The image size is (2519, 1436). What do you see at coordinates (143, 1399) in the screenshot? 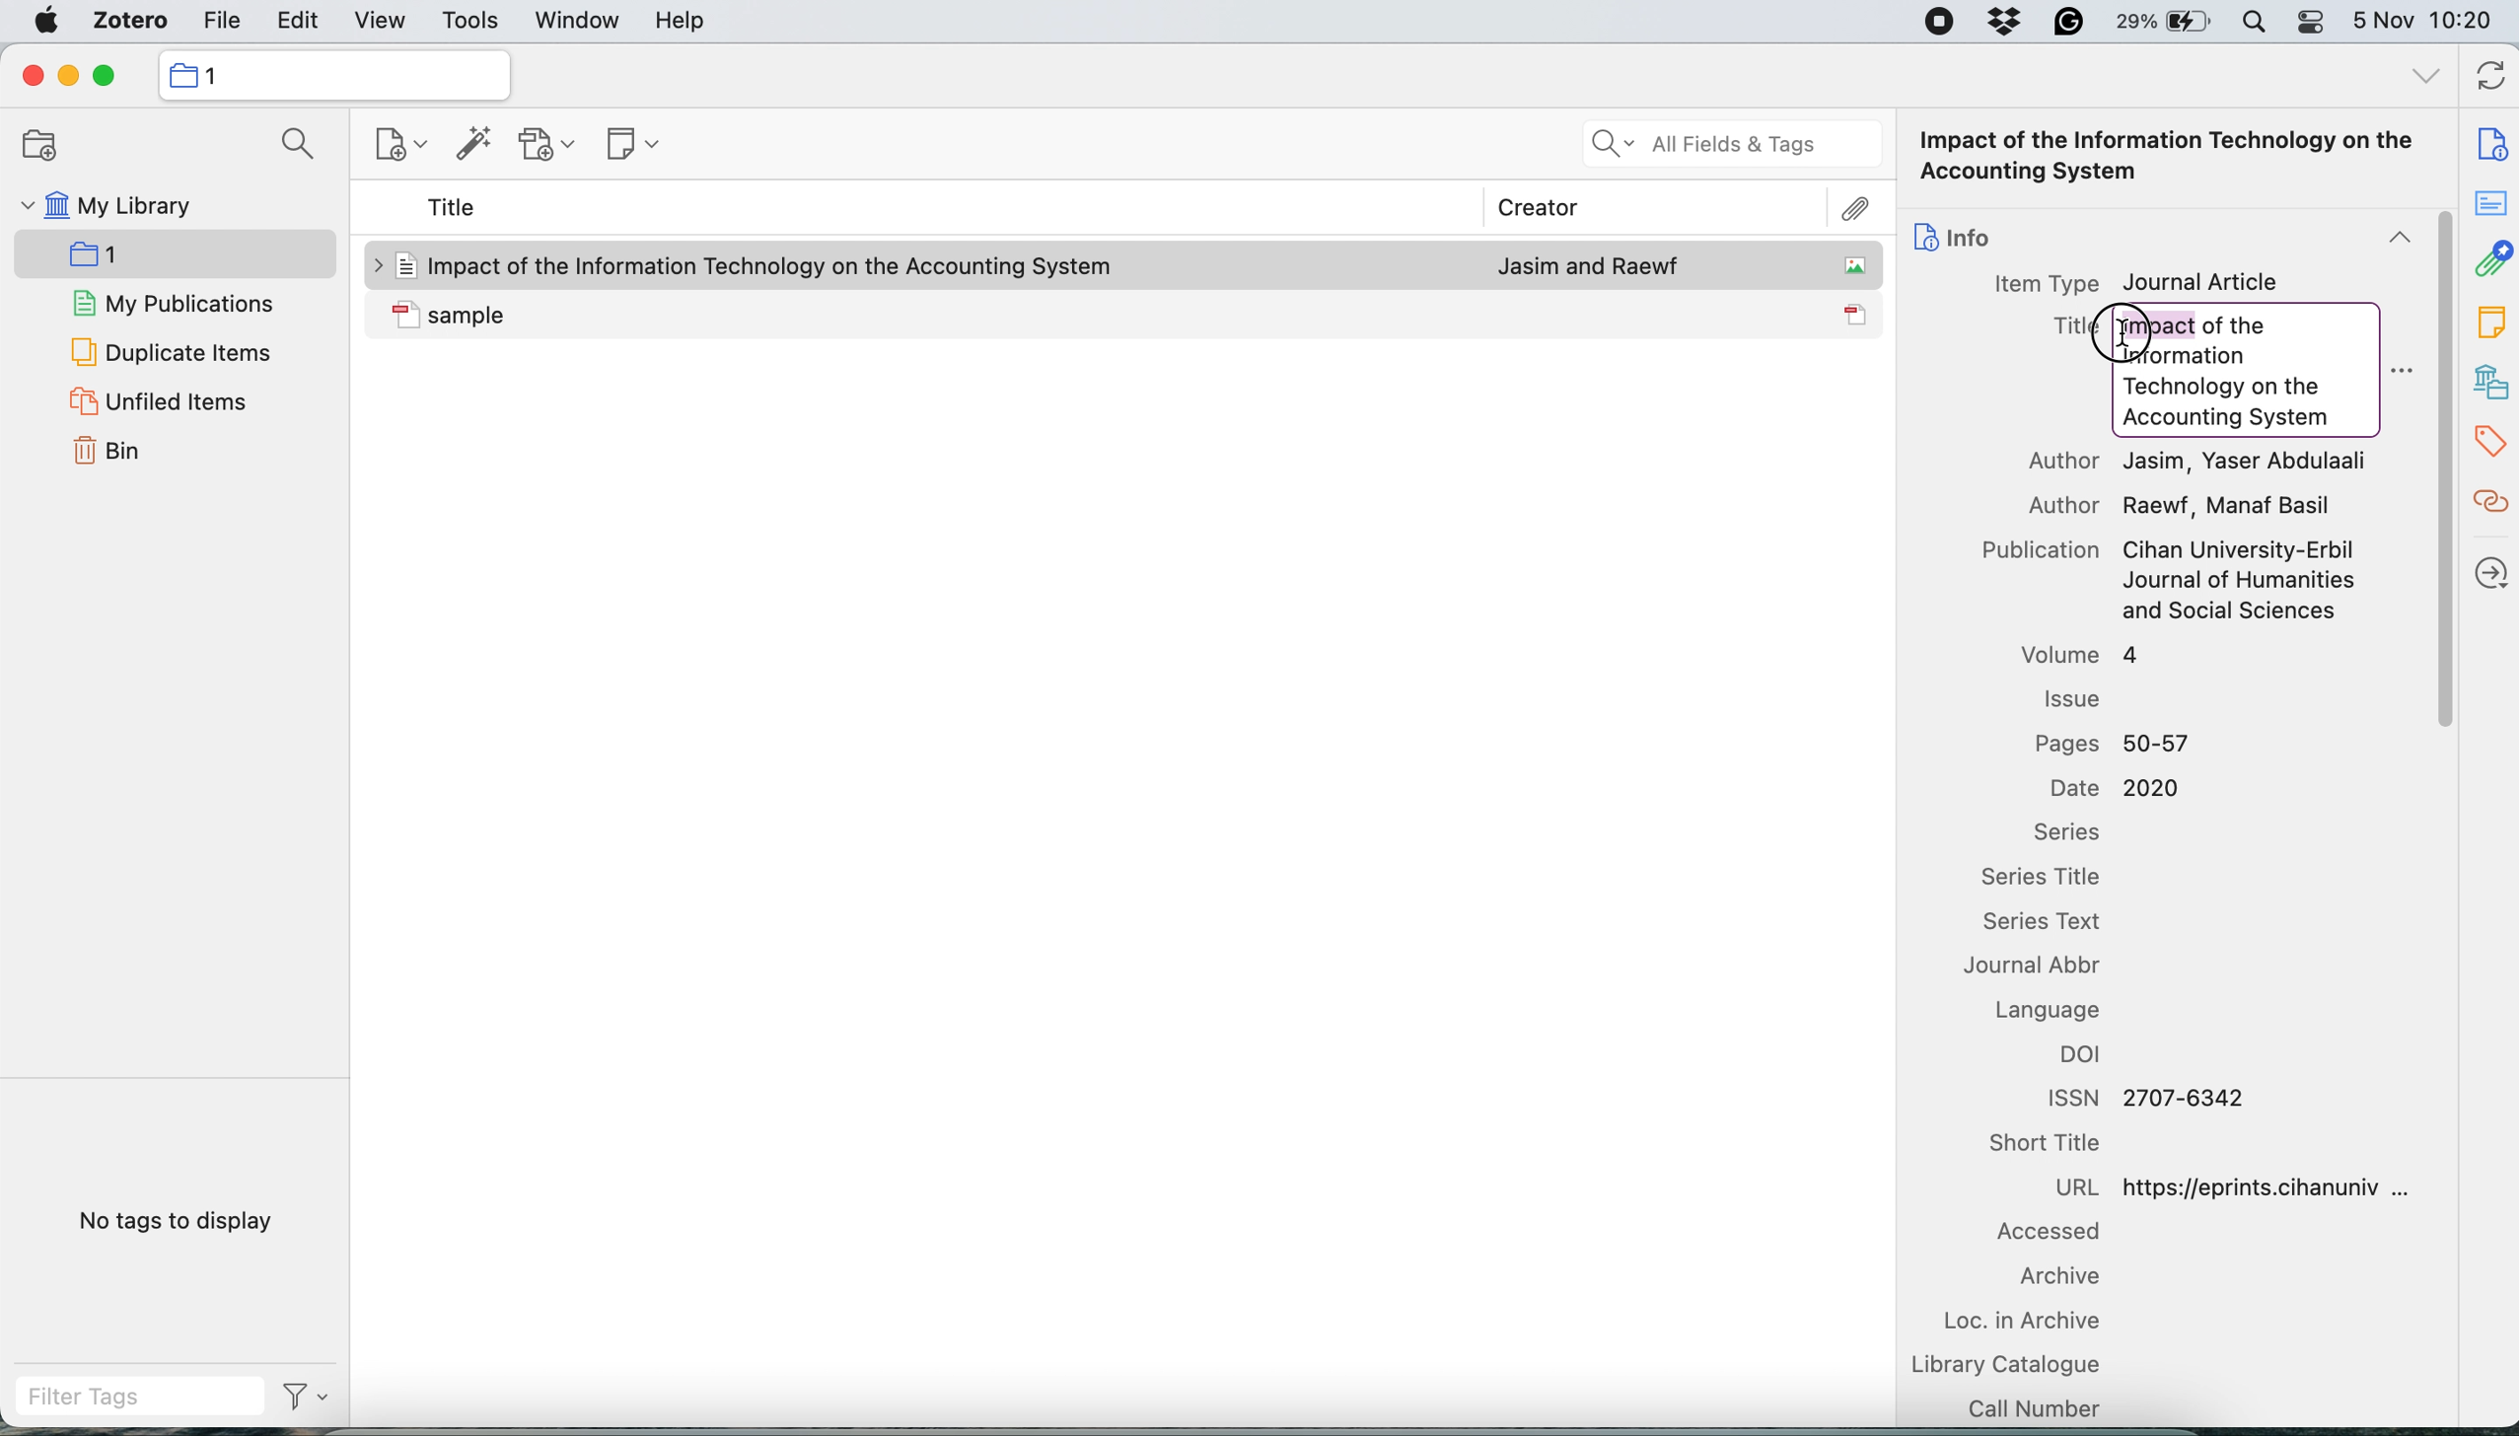
I see `filter tags` at bounding box center [143, 1399].